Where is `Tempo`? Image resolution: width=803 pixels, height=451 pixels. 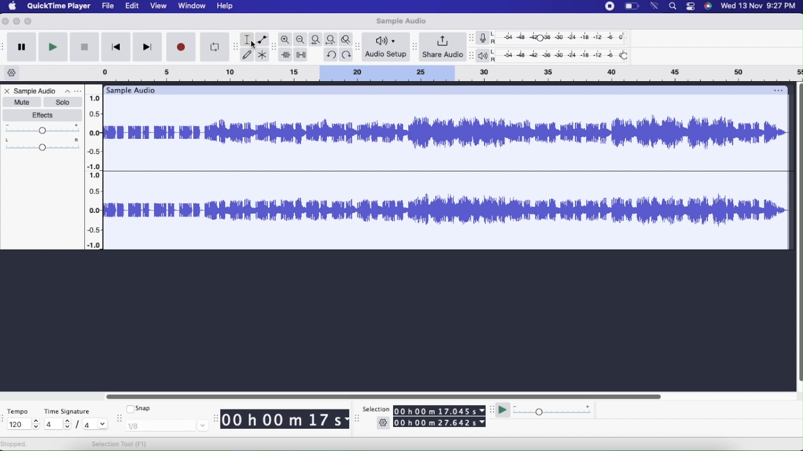 Tempo is located at coordinates (20, 410).